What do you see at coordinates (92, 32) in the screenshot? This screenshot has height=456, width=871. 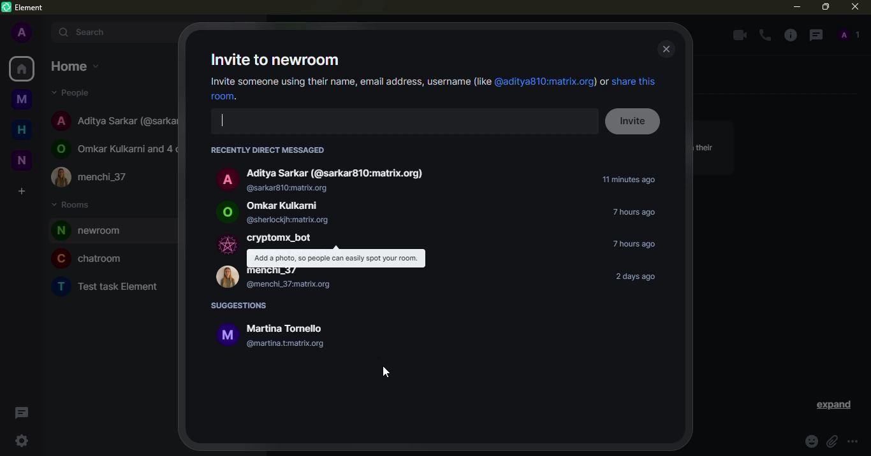 I see `search` at bounding box center [92, 32].